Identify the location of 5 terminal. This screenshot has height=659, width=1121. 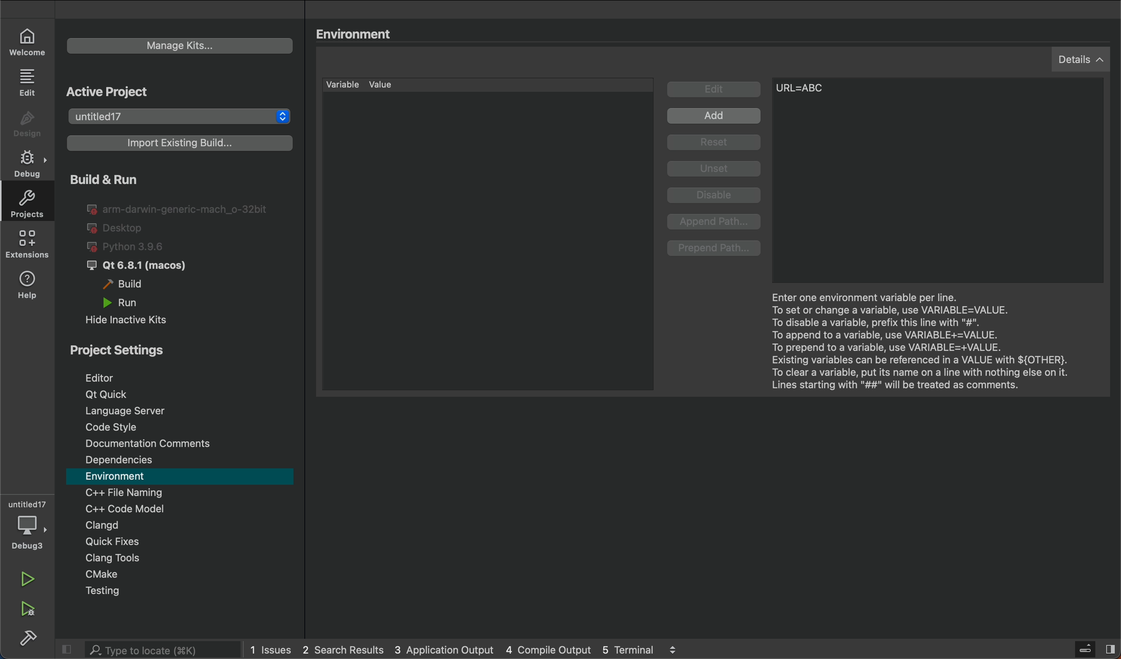
(666, 650).